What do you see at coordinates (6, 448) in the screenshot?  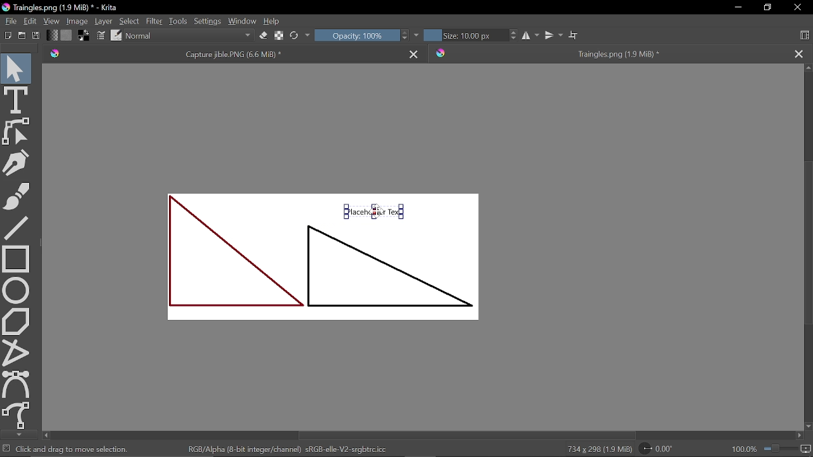 I see `No selection` at bounding box center [6, 448].